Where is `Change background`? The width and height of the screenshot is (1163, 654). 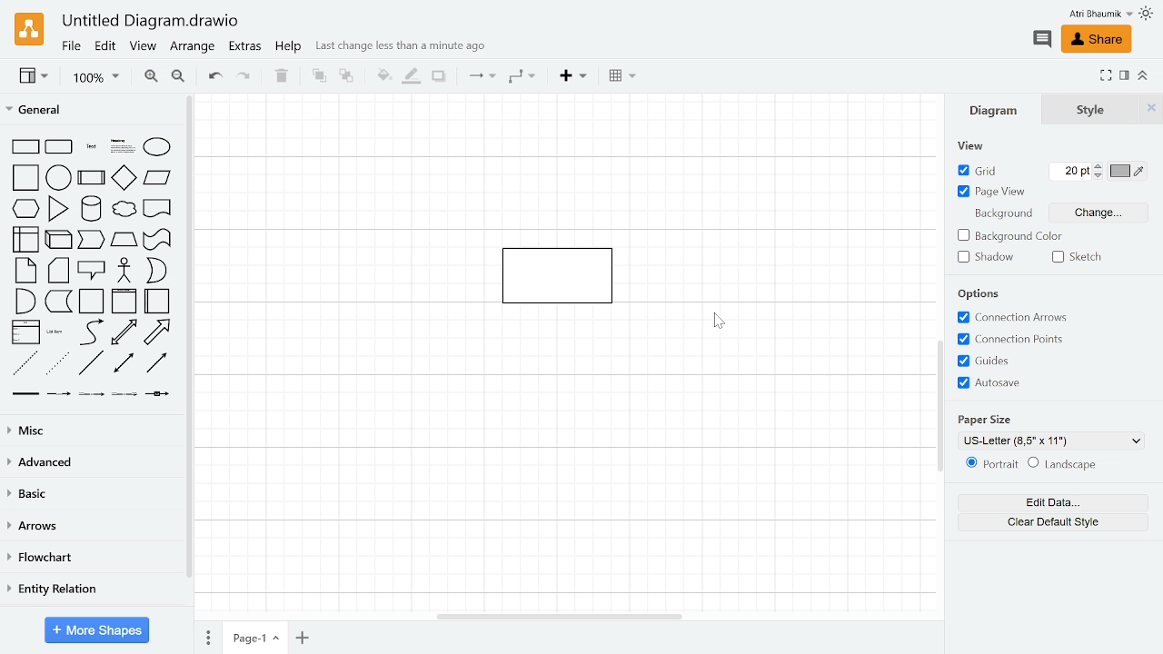 Change background is located at coordinates (1098, 213).